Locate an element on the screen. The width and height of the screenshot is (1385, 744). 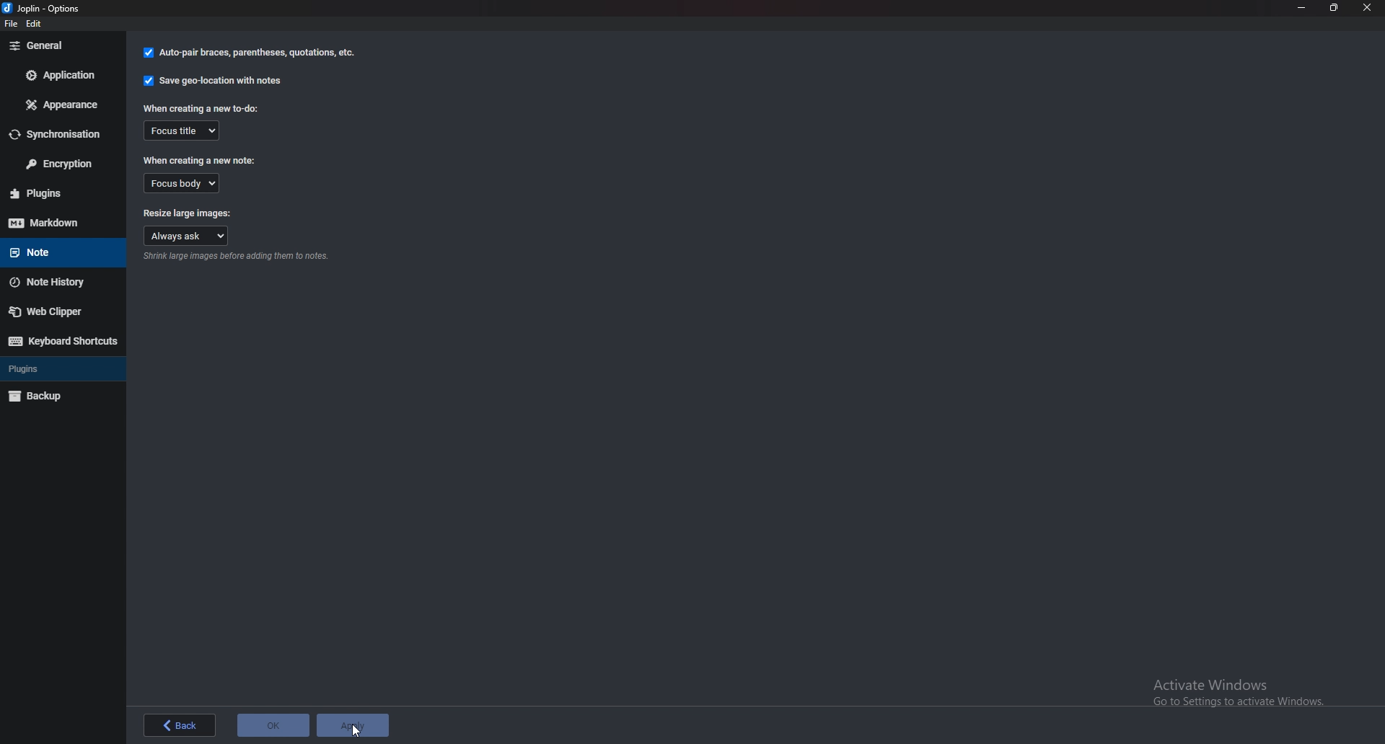
Plugins is located at coordinates (58, 368).